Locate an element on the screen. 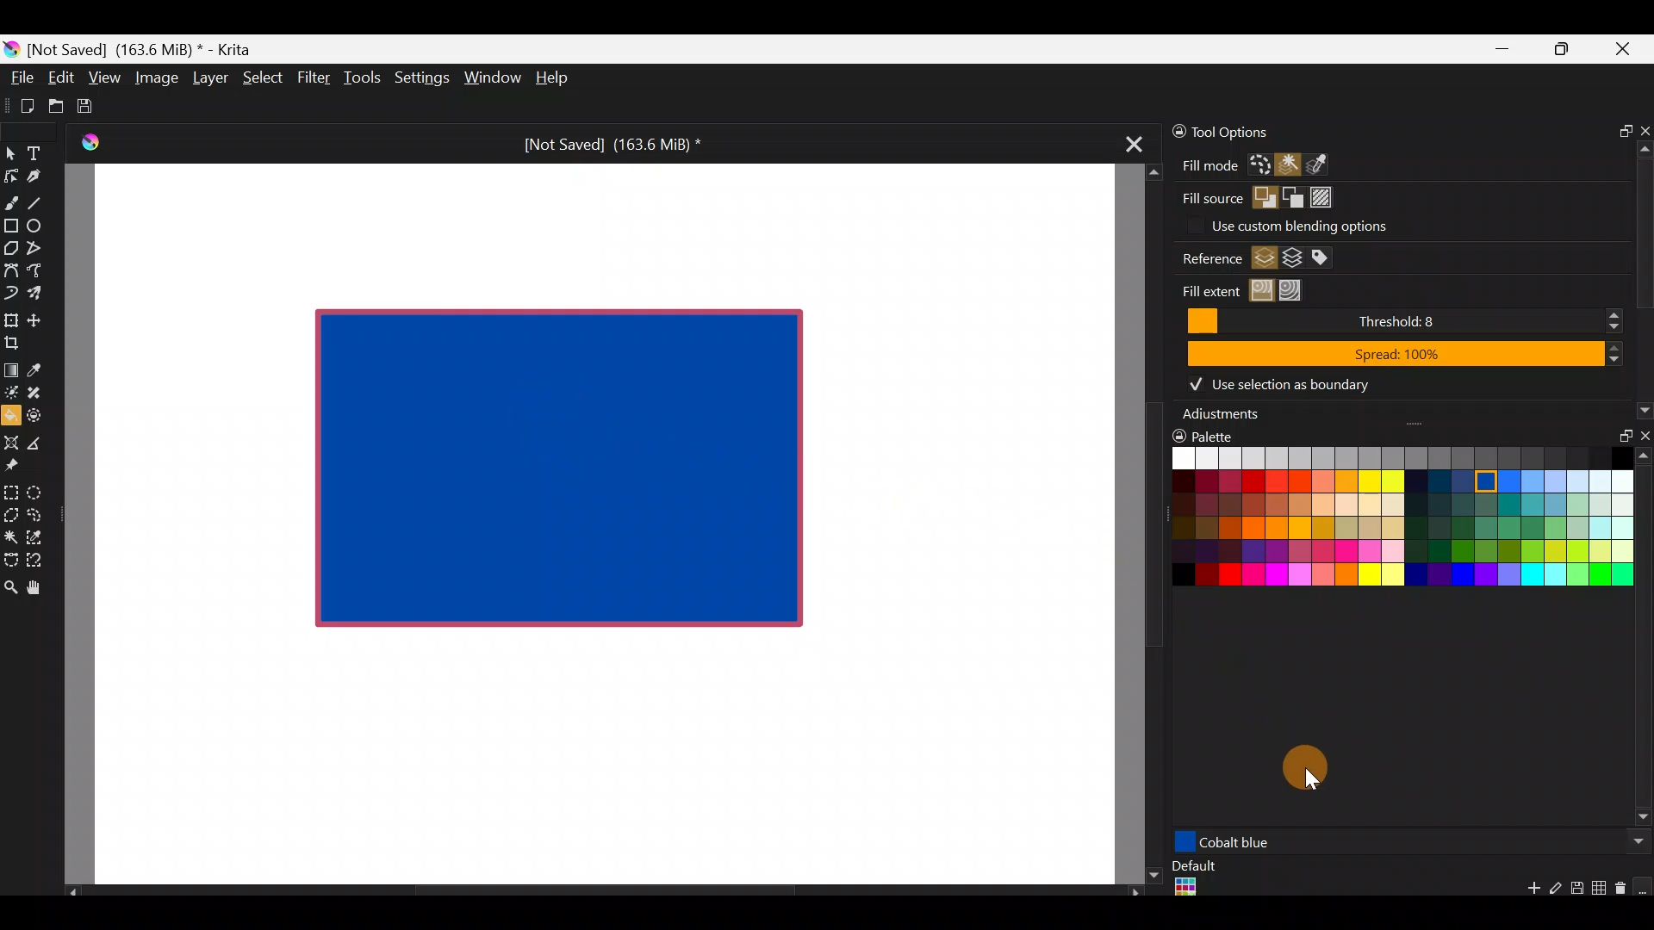  Crop the image to an area is located at coordinates (20, 344).